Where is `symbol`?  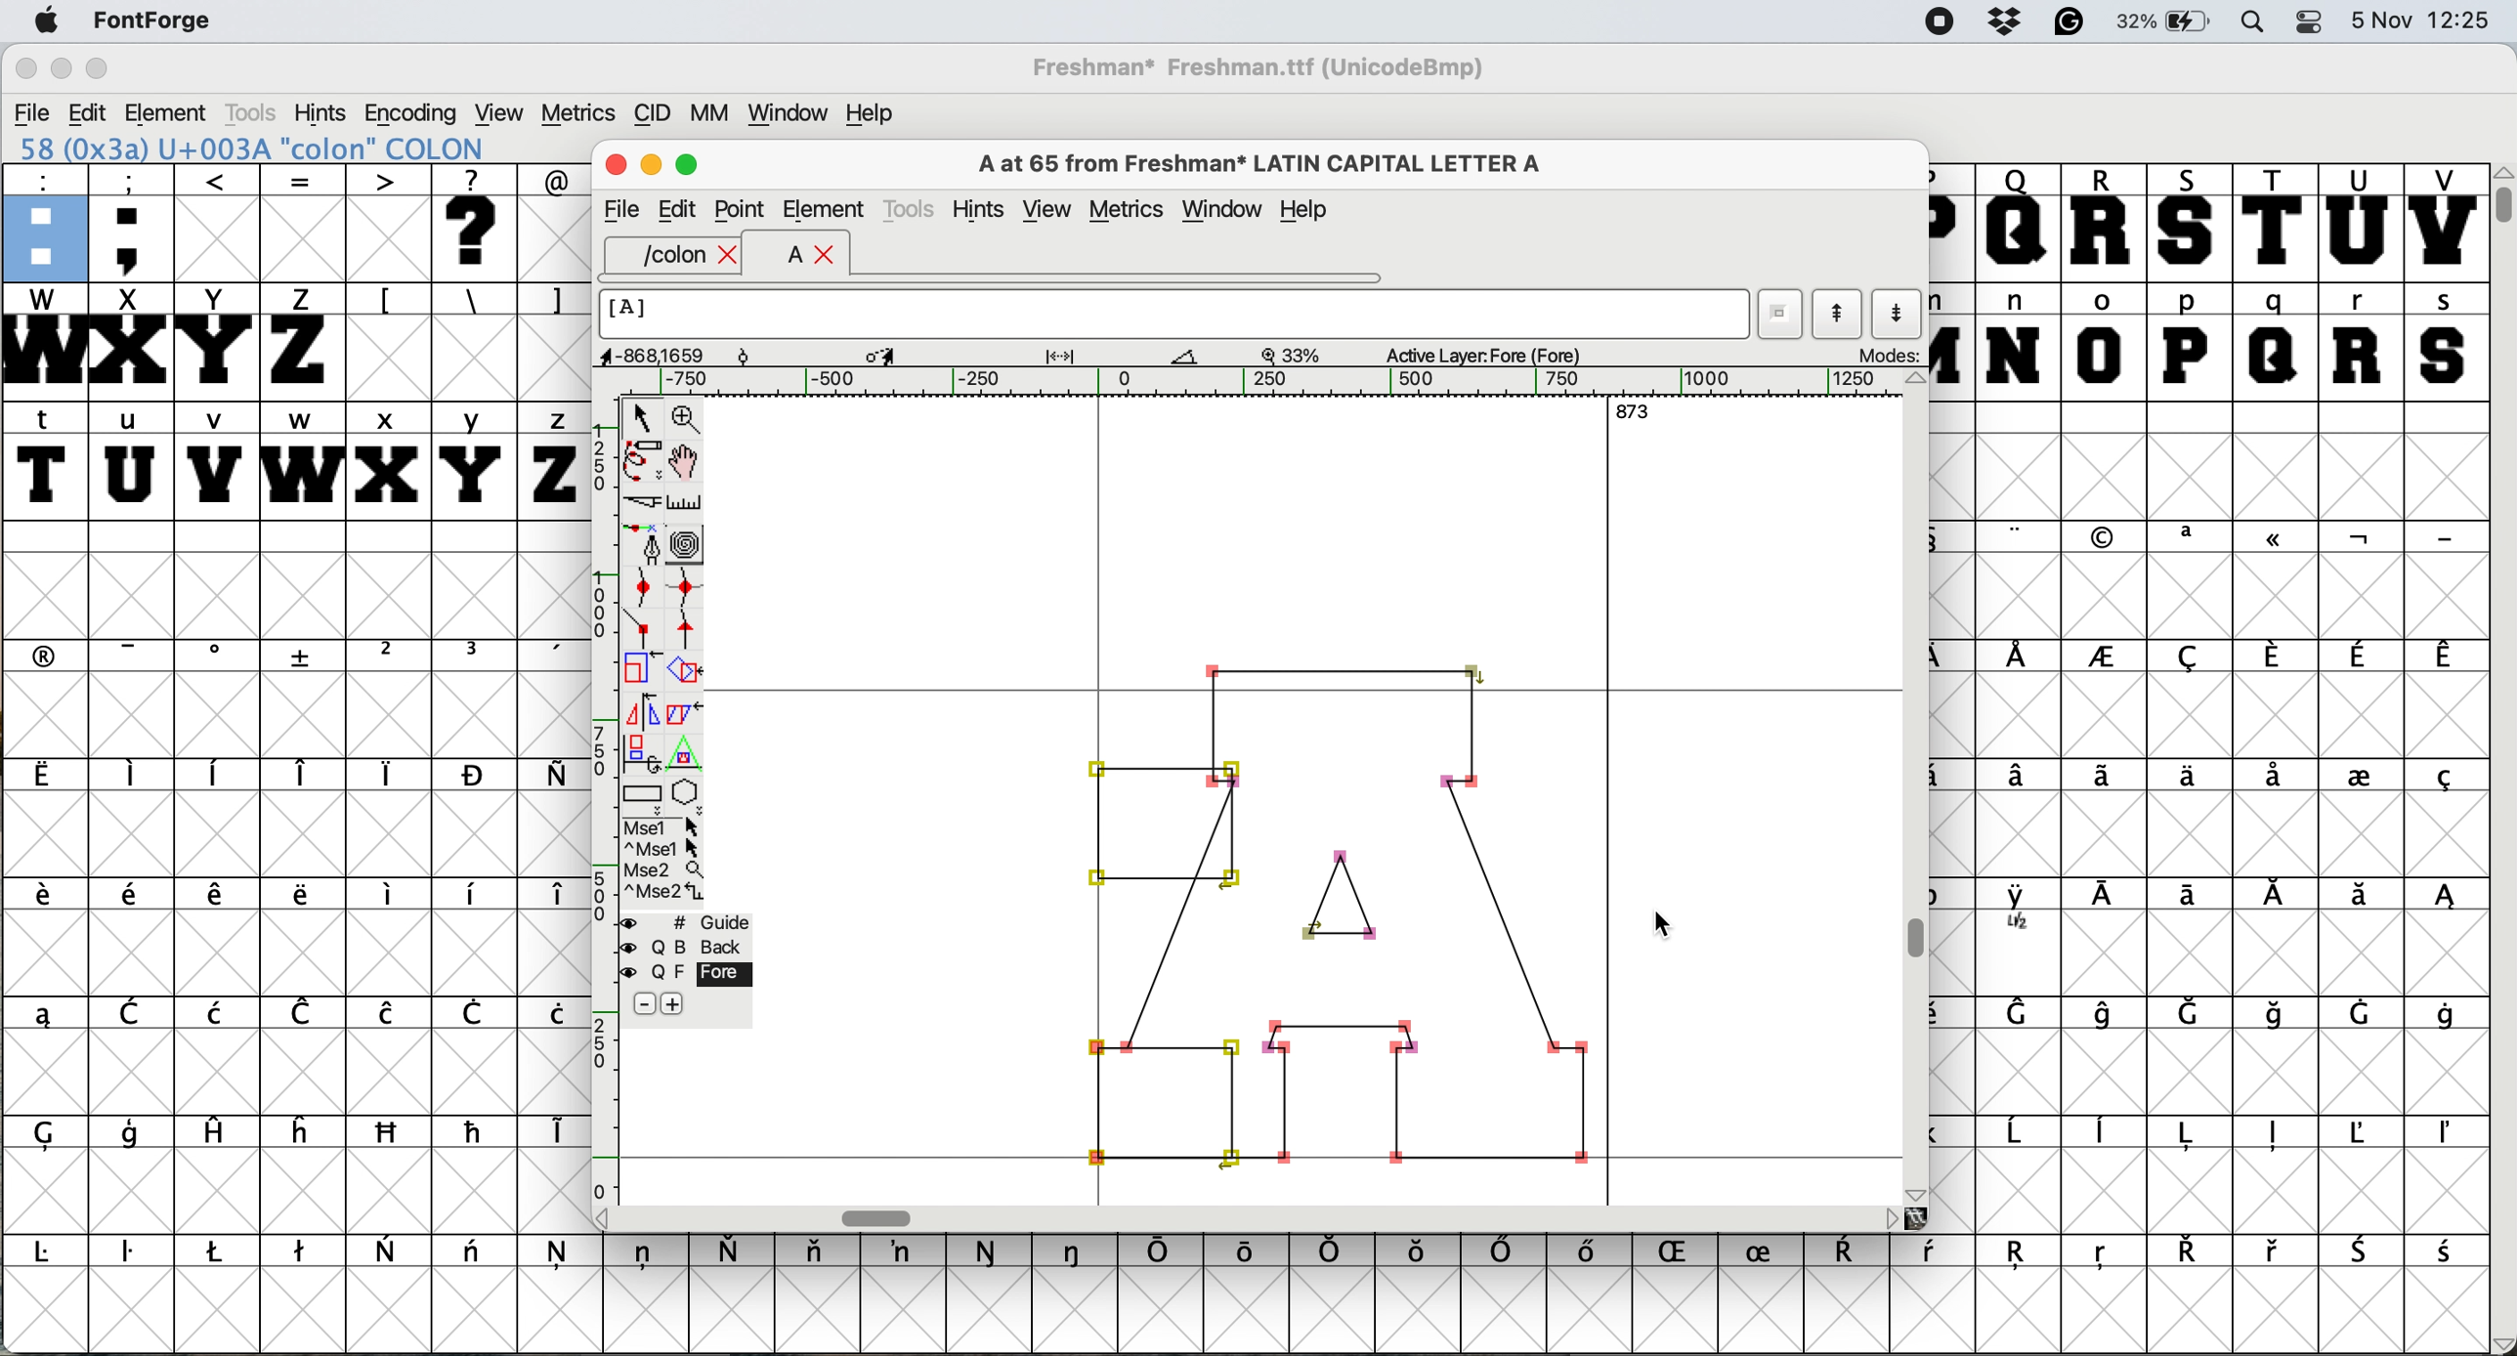 symbol is located at coordinates (136, 899).